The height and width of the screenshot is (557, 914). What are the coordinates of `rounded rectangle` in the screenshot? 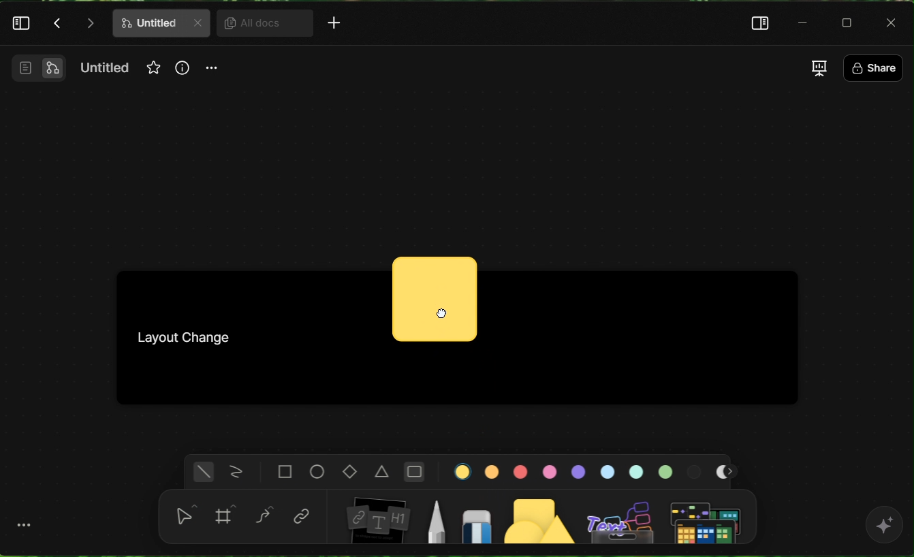 It's located at (414, 470).